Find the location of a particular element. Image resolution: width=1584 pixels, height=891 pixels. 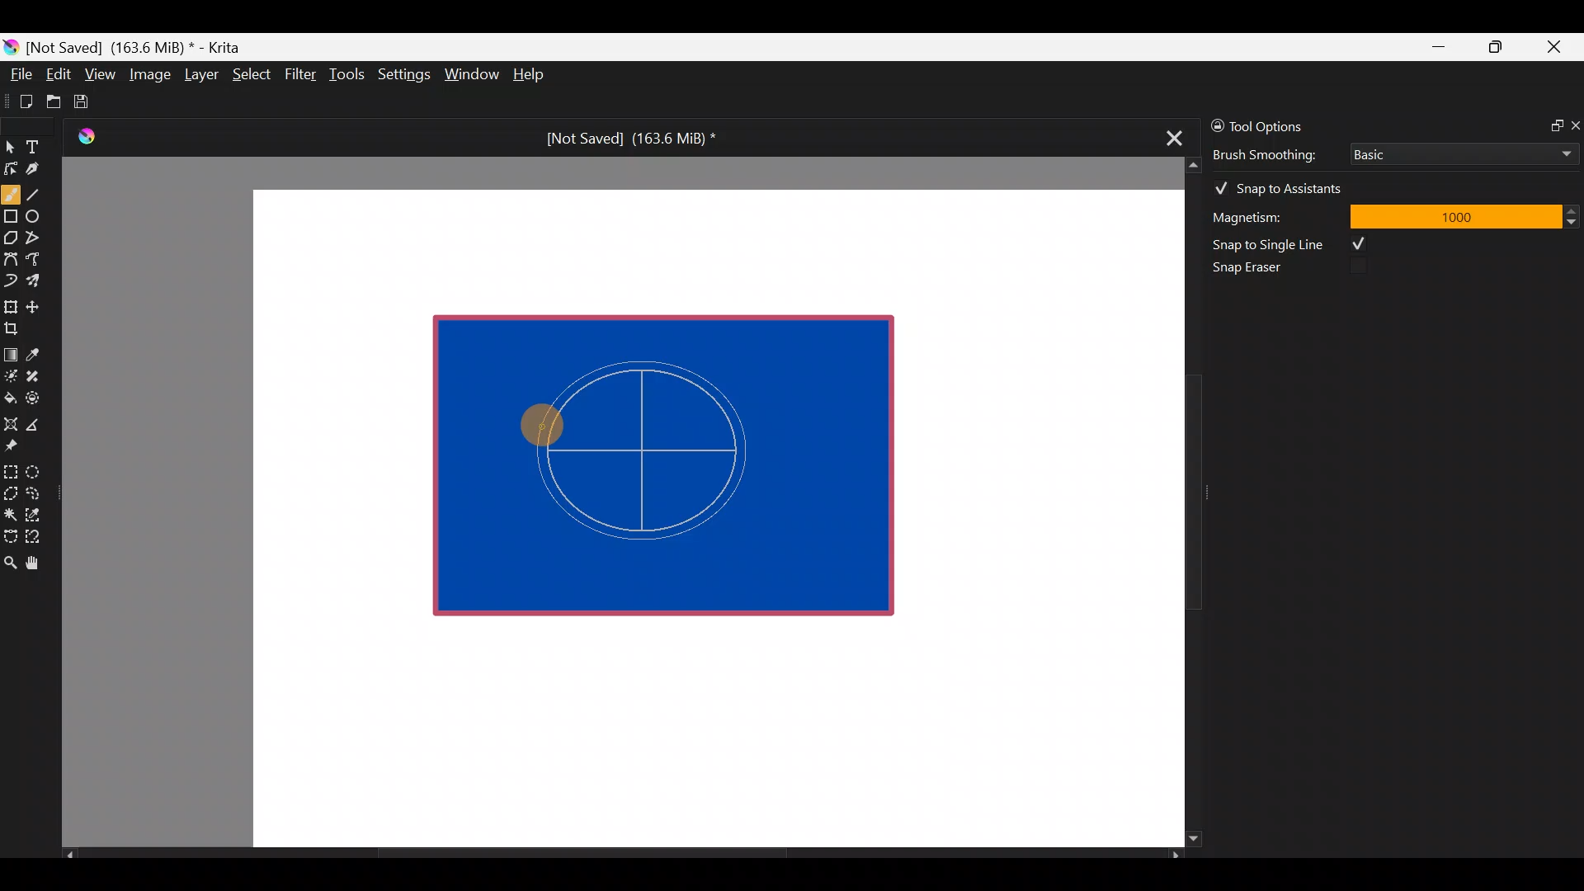

Tool options is located at coordinates (1282, 126).